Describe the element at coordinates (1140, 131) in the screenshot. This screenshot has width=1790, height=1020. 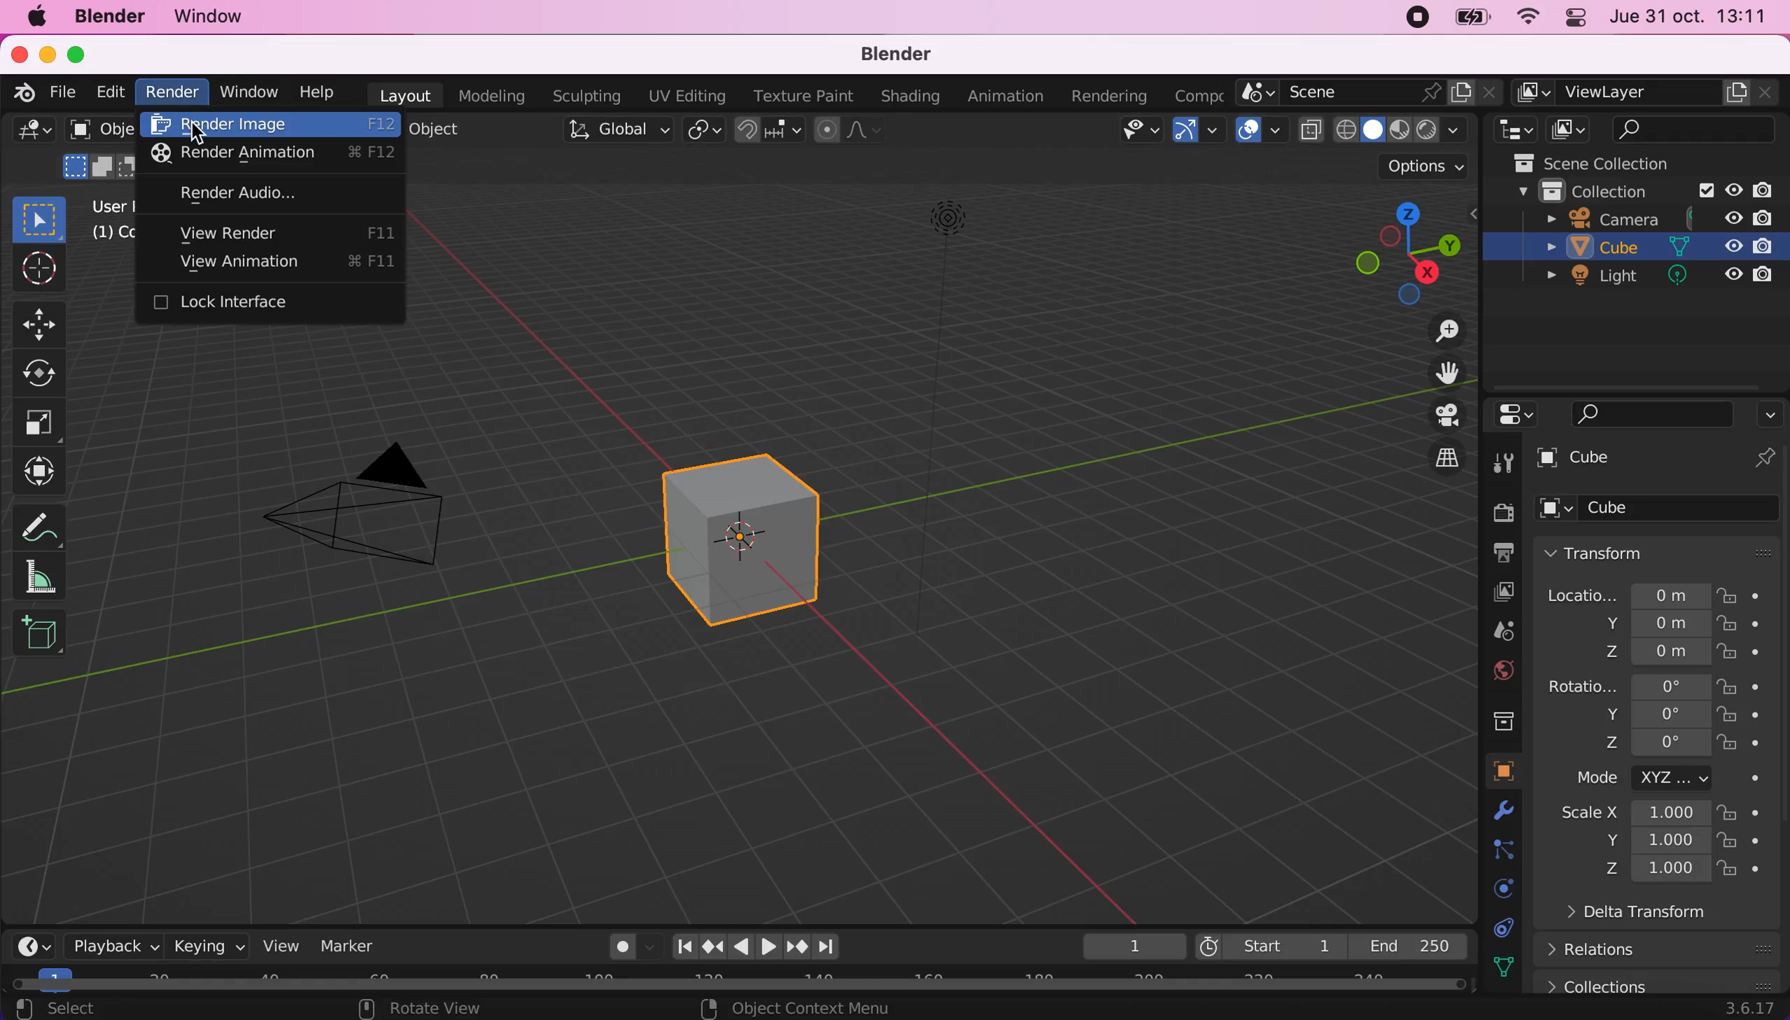
I see `selectability & visibility` at that location.